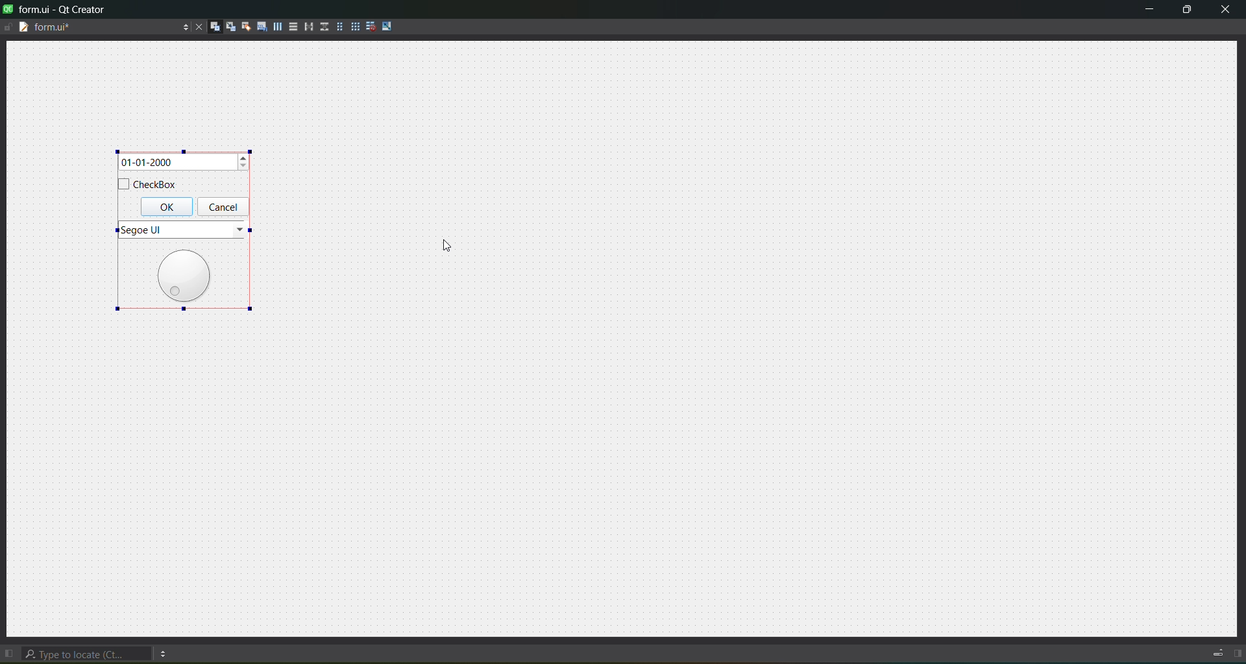 This screenshot has height=664, width=1246. What do you see at coordinates (1225, 10) in the screenshot?
I see `Close` at bounding box center [1225, 10].